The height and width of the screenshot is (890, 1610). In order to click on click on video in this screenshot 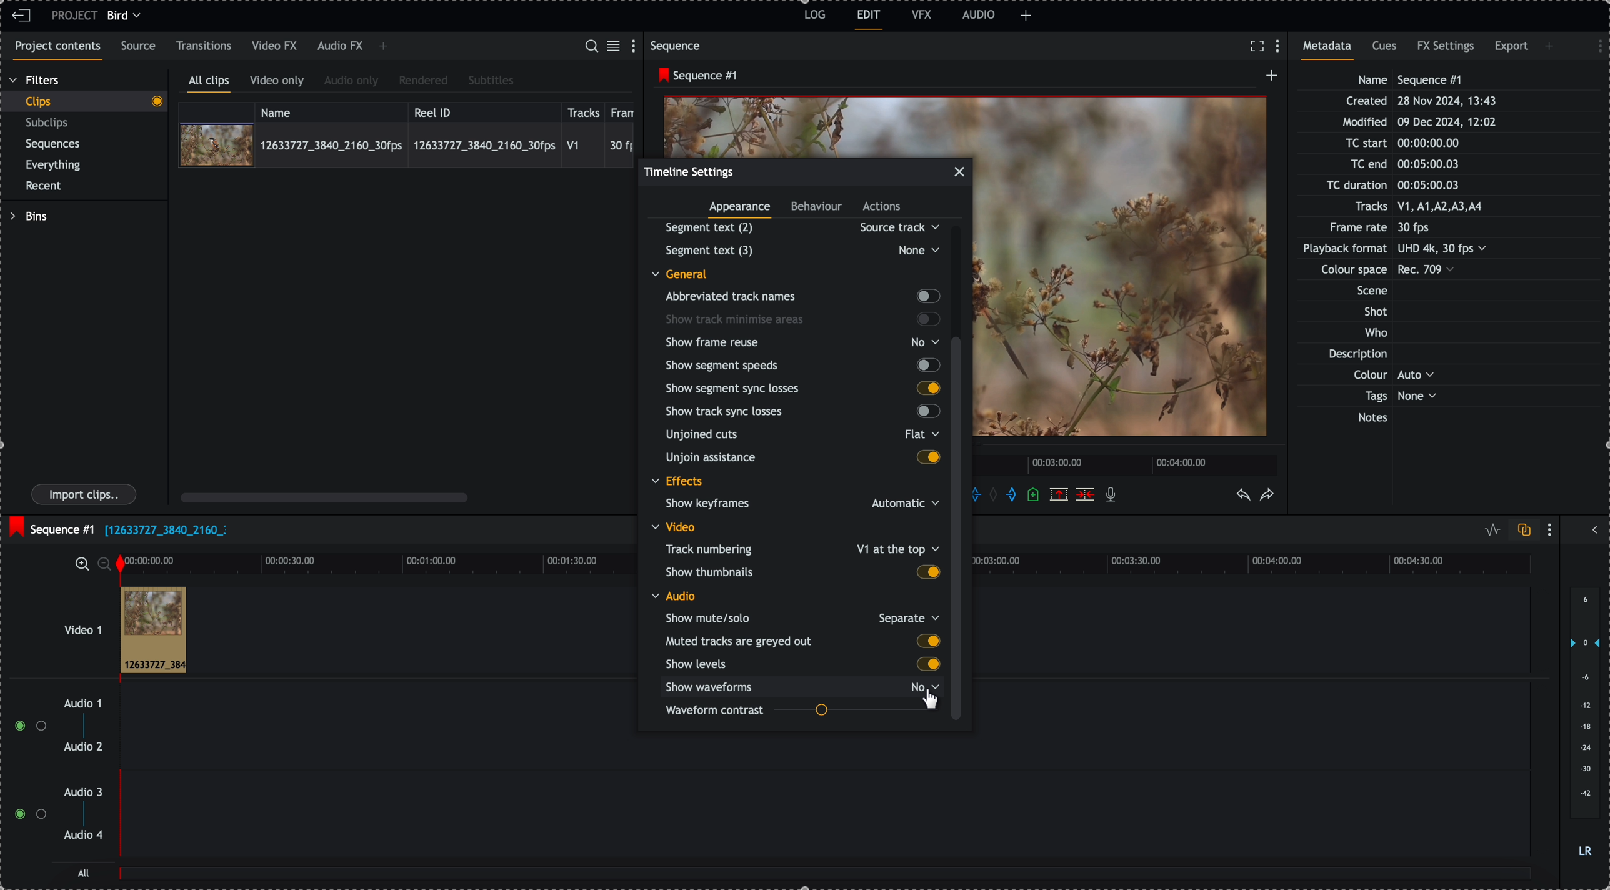, I will do `click(406, 144)`.